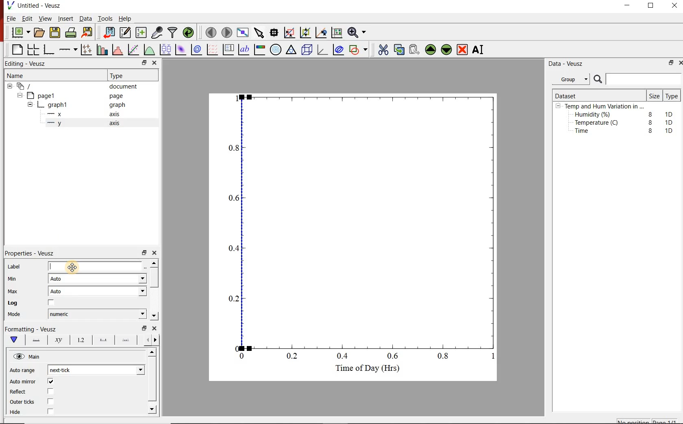  What do you see at coordinates (9, 87) in the screenshot?
I see `hide sub menu` at bounding box center [9, 87].